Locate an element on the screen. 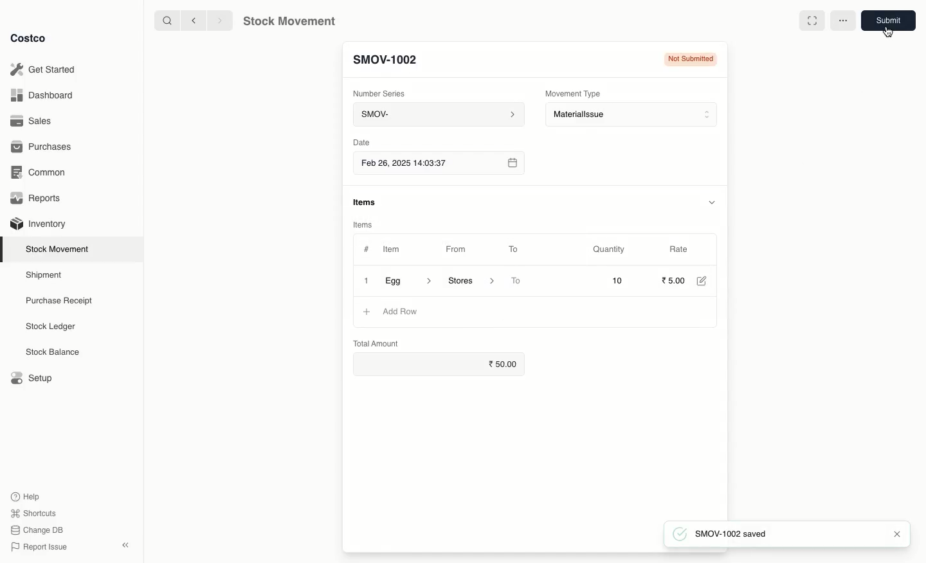  To is located at coordinates (514, 249).